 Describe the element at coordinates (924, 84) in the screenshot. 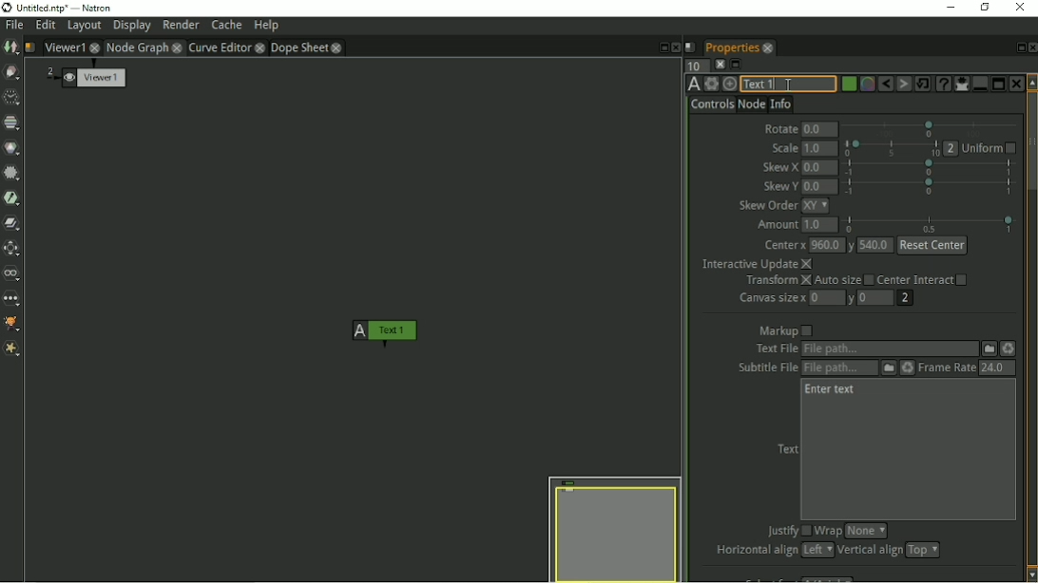

I see `Restore default values` at that location.